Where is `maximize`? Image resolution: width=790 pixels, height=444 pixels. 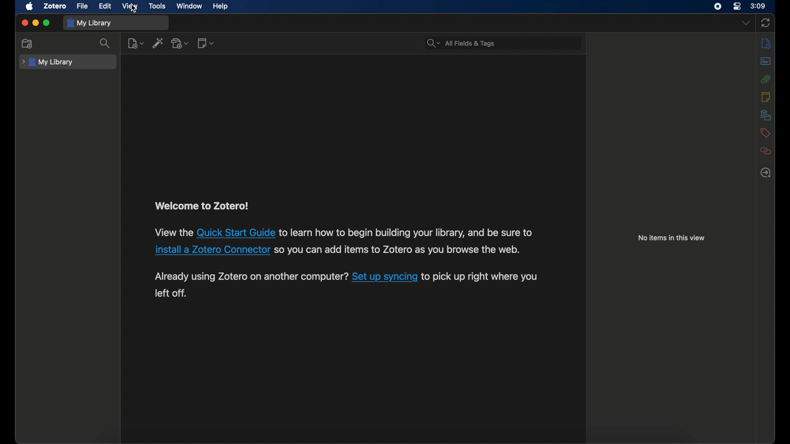 maximize is located at coordinates (47, 23).